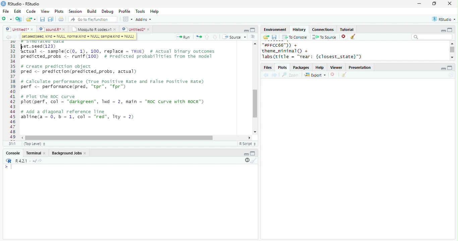 The image size is (458, 241). Describe the element at coordinates (15, 37) in the screenshot. I see `forward` at that location.